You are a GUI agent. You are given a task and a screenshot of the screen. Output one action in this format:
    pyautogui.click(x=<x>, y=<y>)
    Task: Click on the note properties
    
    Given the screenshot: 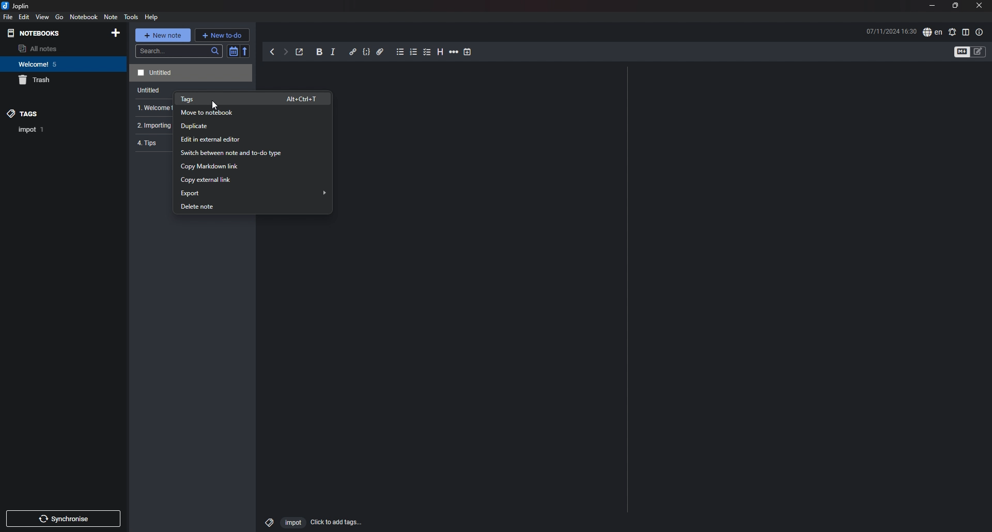 What is the action you would take?
    pyautogui.click(x=979, y=32)
    